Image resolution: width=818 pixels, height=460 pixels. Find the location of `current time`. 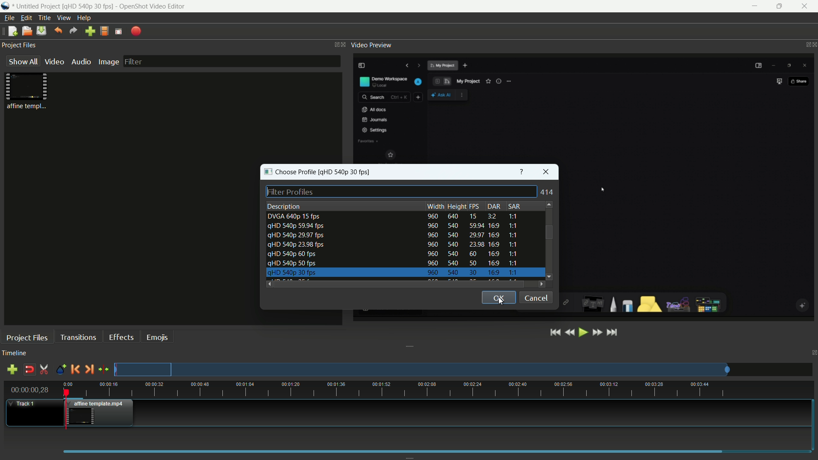

current time is located at coordinates (29, 390).